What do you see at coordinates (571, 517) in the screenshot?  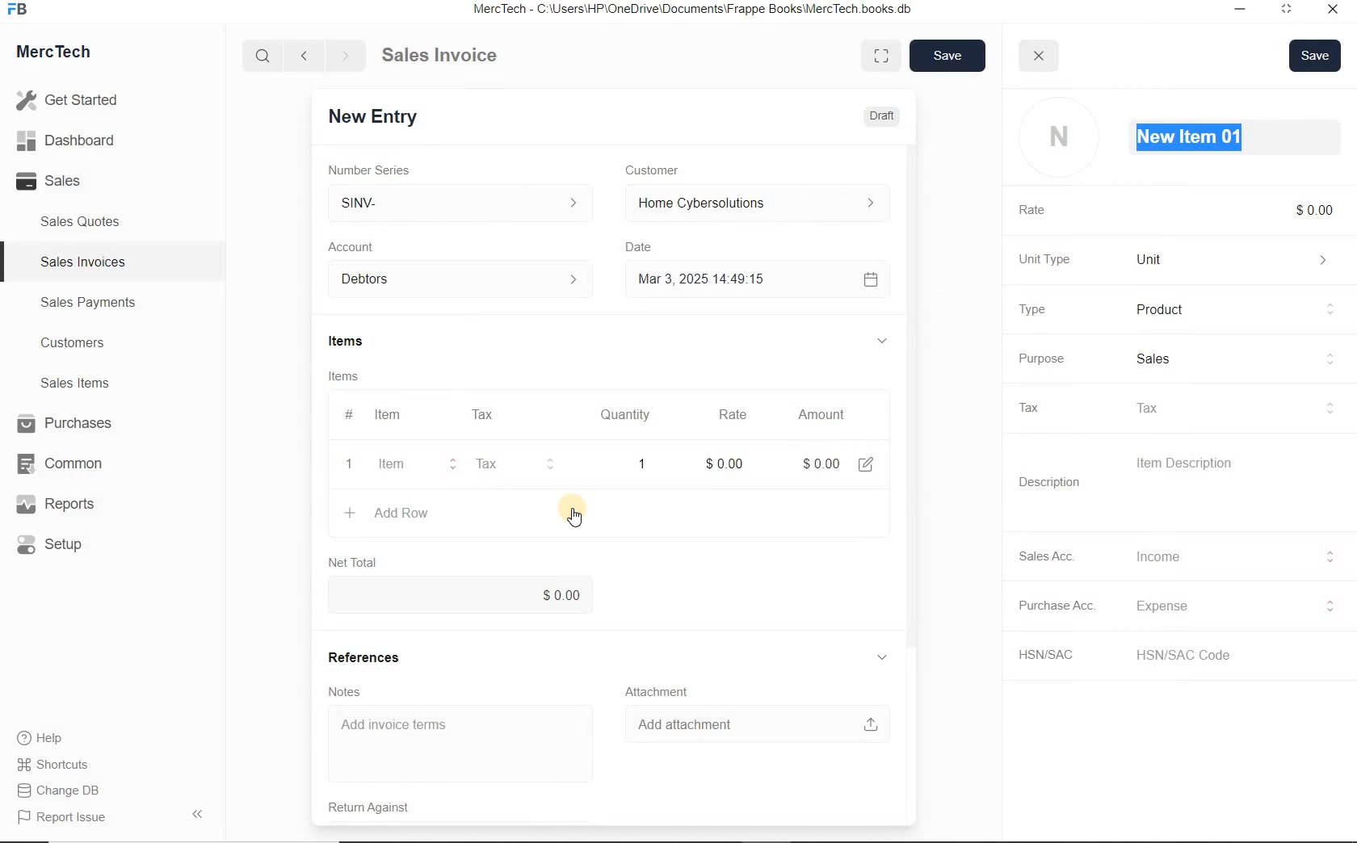 I see `cursor` at bounding box center [571, 517].